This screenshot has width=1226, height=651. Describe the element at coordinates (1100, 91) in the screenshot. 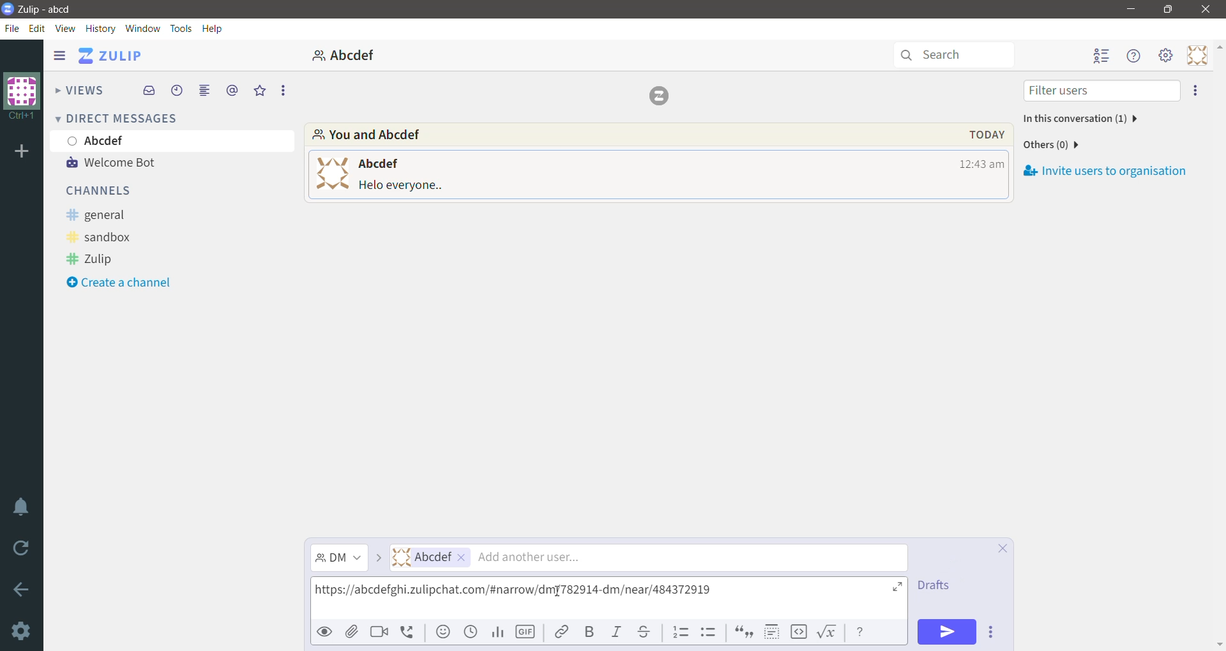

I see `Filter users` at that location.